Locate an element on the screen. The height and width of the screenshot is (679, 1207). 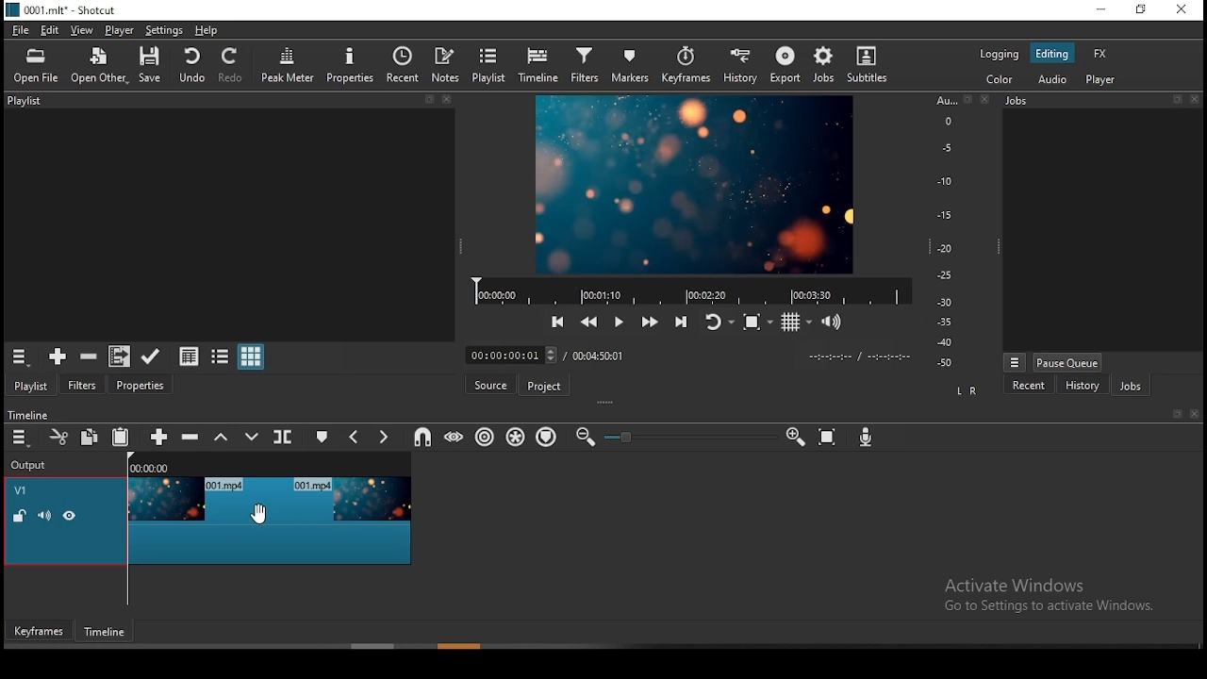
history is located at coordinates (736, 64).